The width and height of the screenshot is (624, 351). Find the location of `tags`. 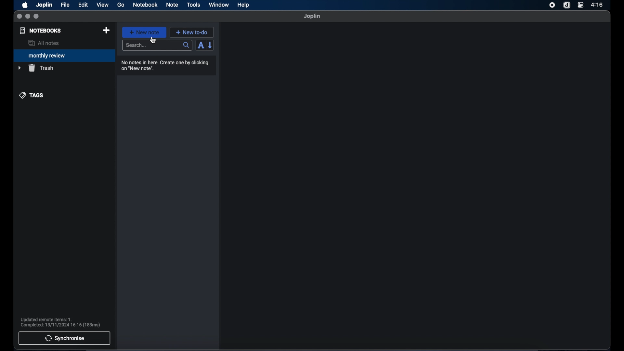

tags is located at coordinates (32, 95).